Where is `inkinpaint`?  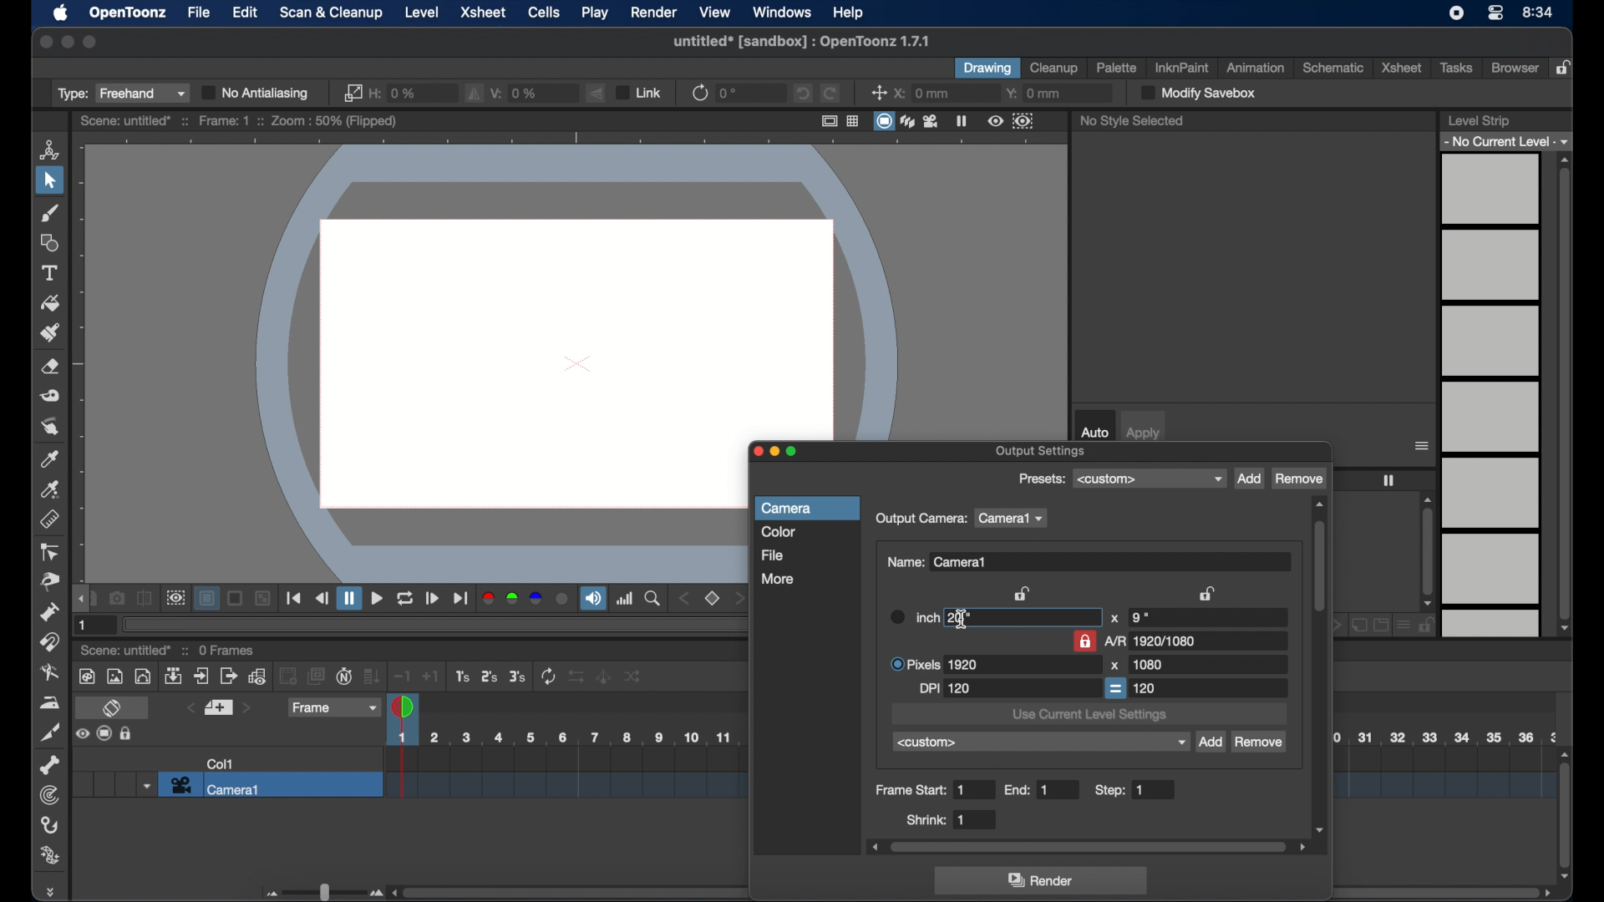
inkinpaint is located at coordinates (1183, 68).